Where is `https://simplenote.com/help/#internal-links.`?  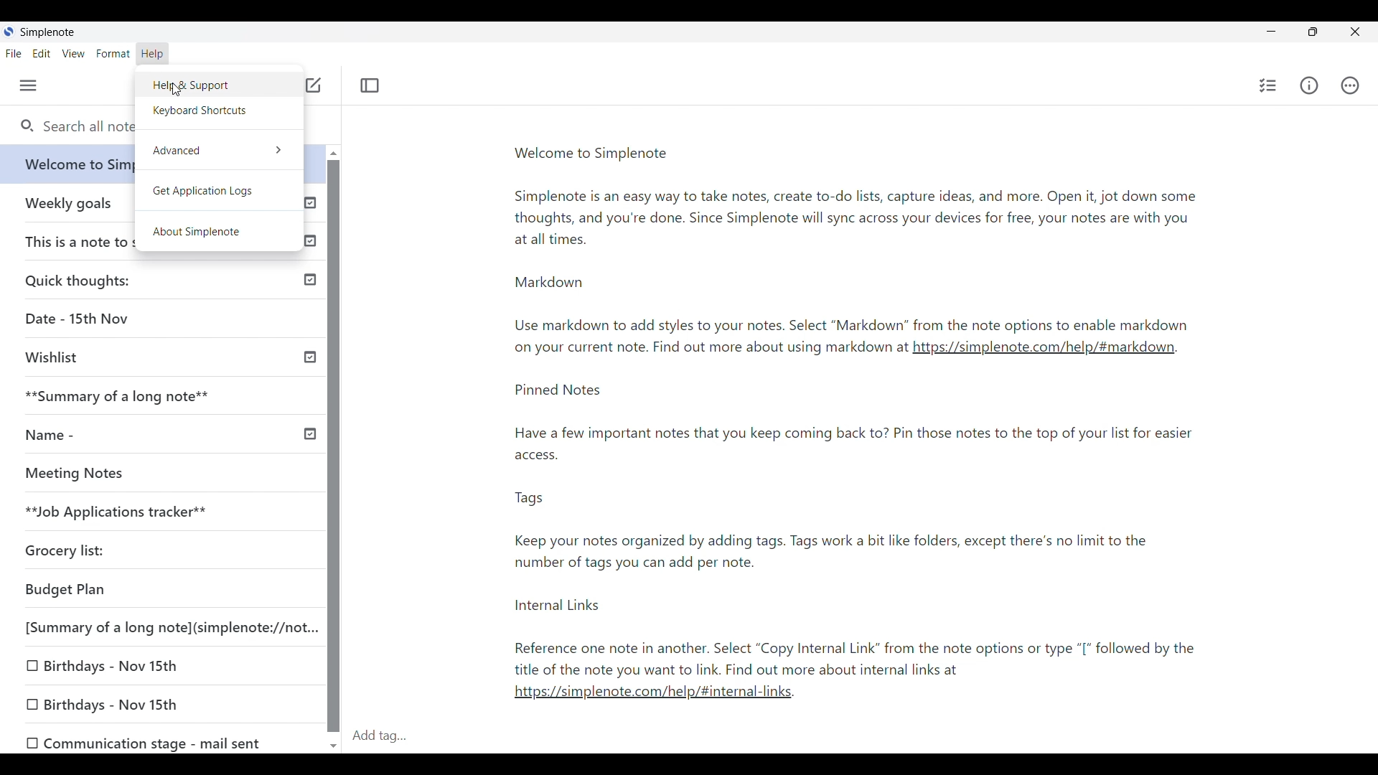
https://simplenote.com/help/#internal-links. is located at coordinates (656, 693).